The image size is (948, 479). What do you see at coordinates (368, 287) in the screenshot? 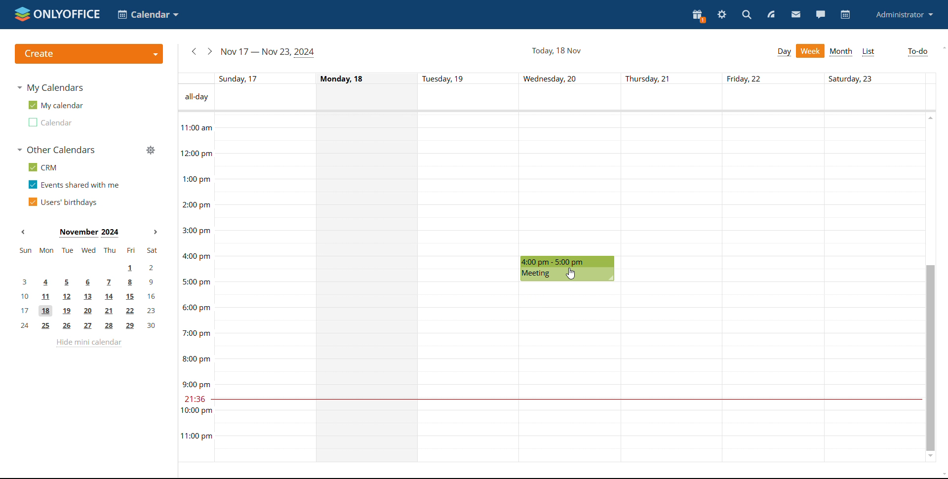
I see `Monday` at bounding box center [368, 287].